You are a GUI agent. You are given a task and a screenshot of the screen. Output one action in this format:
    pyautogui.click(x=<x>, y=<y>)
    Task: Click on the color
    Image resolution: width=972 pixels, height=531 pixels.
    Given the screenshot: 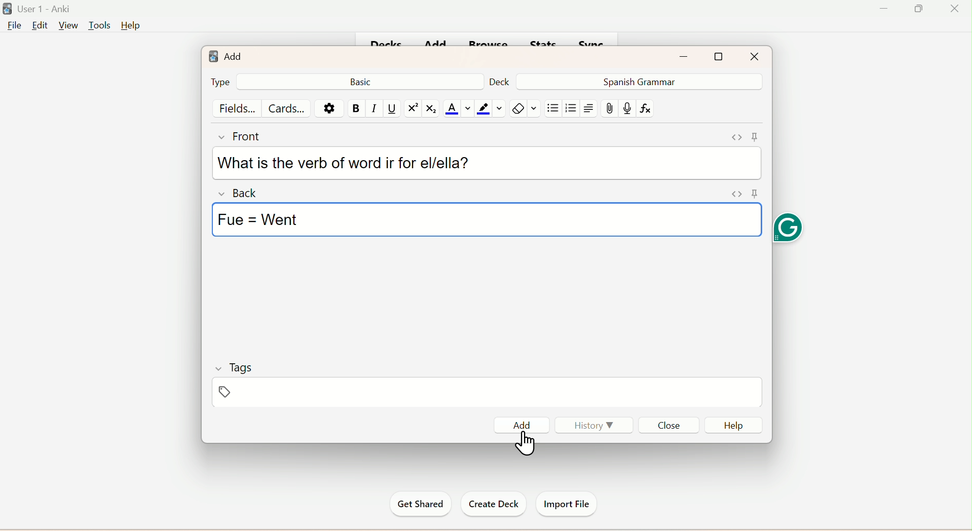 What is the action you would take?
    pyautogui.click(x=489, y=108)
    